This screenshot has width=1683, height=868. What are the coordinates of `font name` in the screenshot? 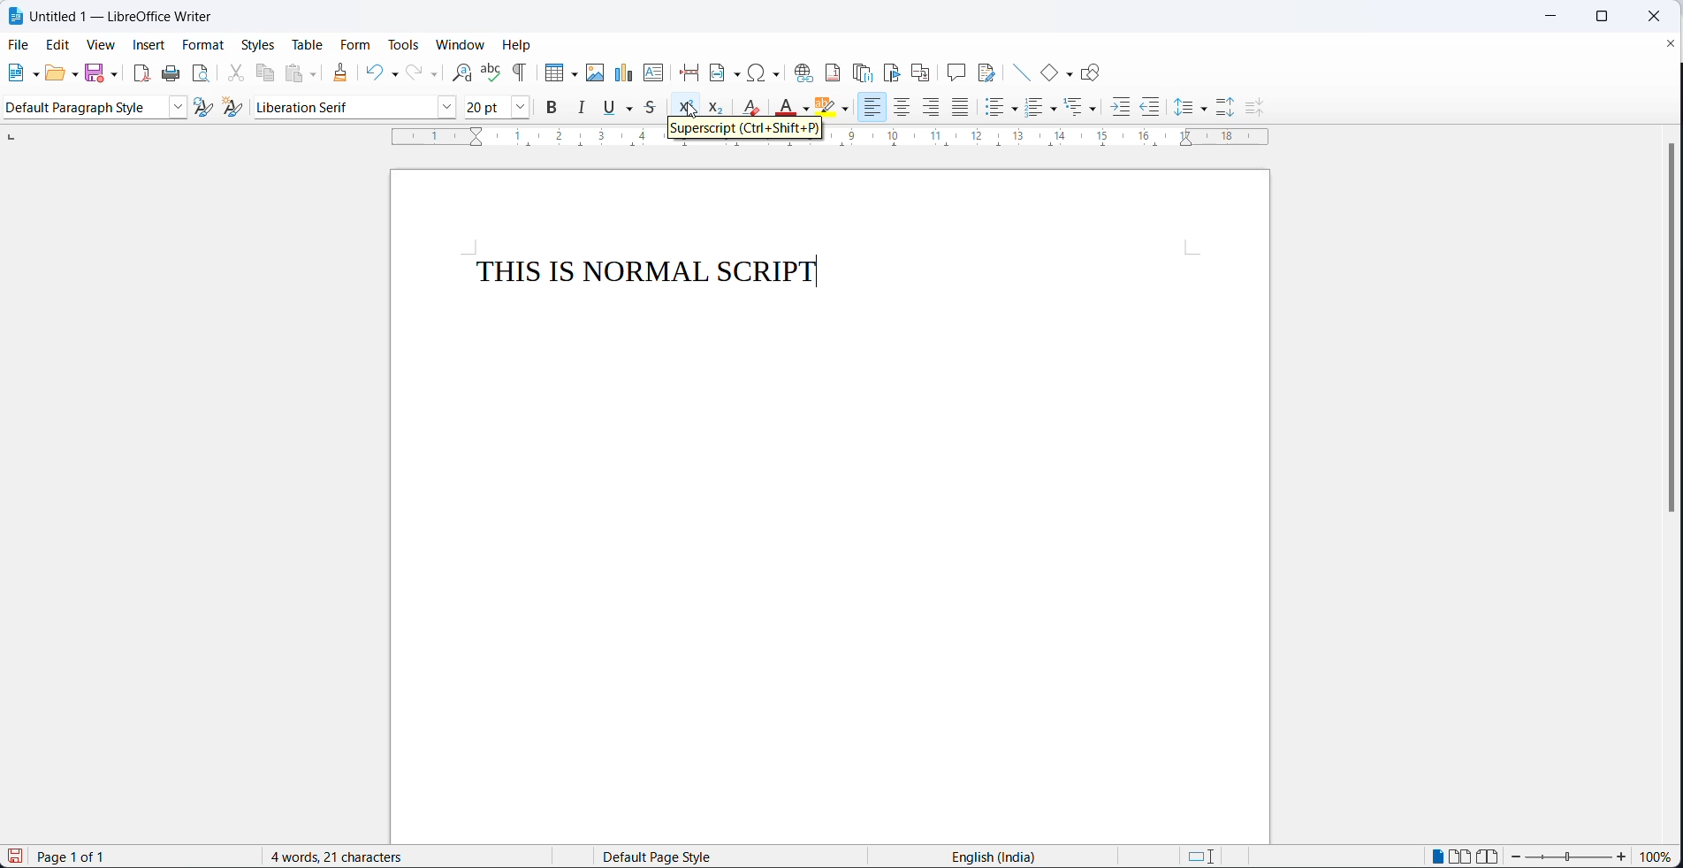 It's located at (344, 107).